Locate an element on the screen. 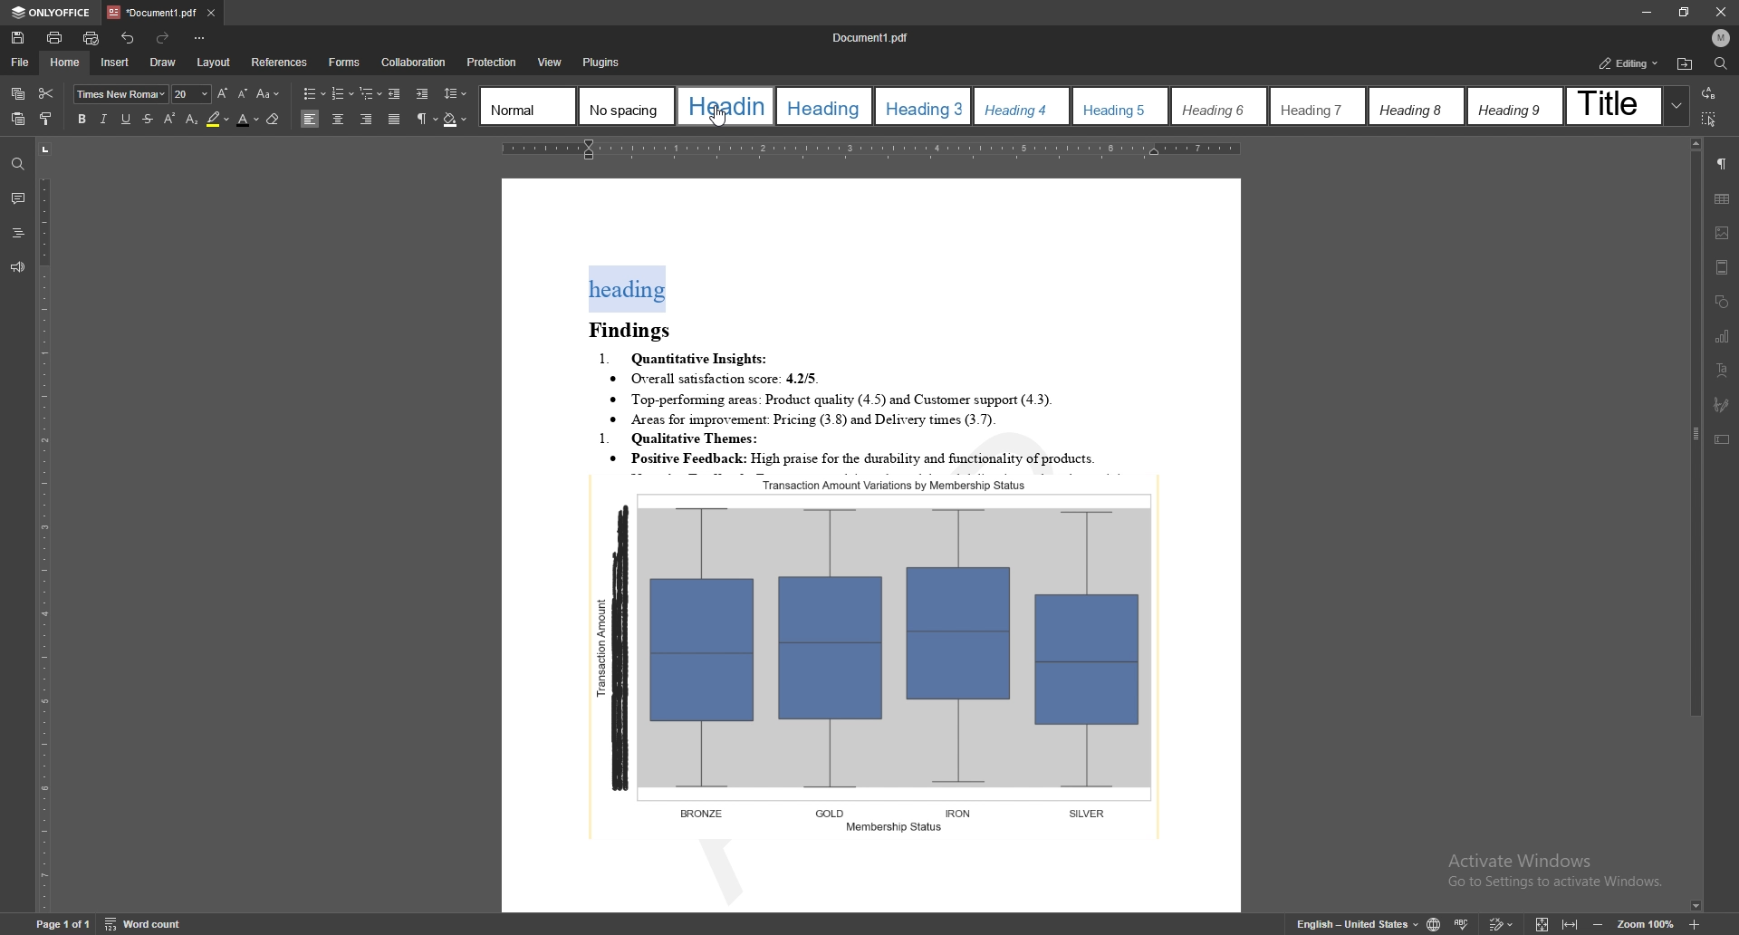  heading is located at coordinates (628, 288).